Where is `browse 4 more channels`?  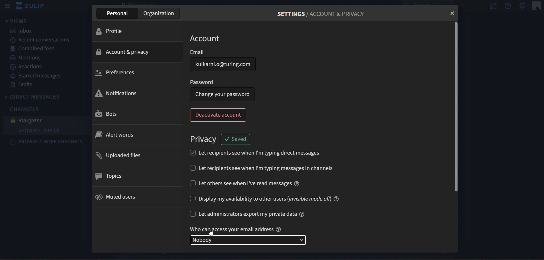
browse 4 more channels is located at coordinates (46, 142).